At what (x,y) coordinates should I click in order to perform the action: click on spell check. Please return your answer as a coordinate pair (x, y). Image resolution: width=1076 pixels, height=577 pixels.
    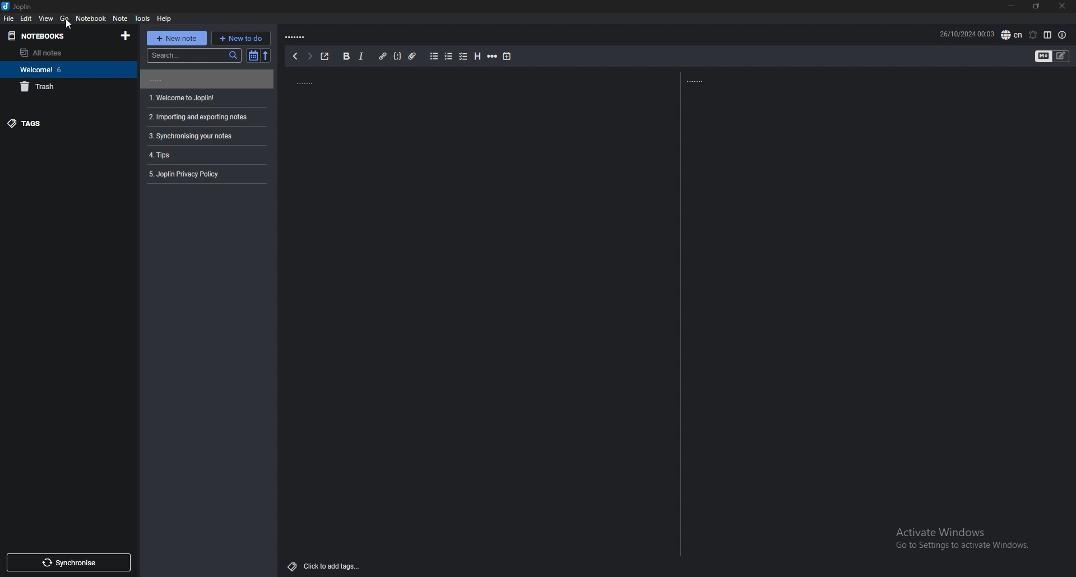
    Looking at the image, I should click on (1012, 34).